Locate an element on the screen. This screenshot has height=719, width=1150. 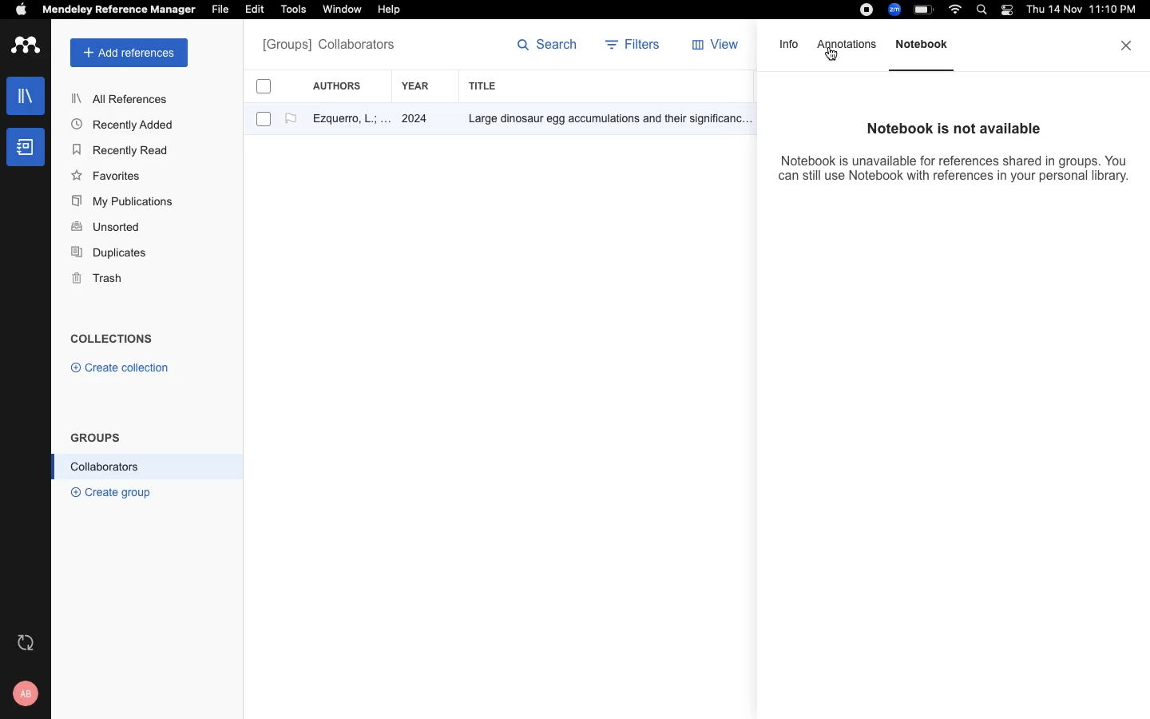
Unsorted is located at coordinates (108, 228).